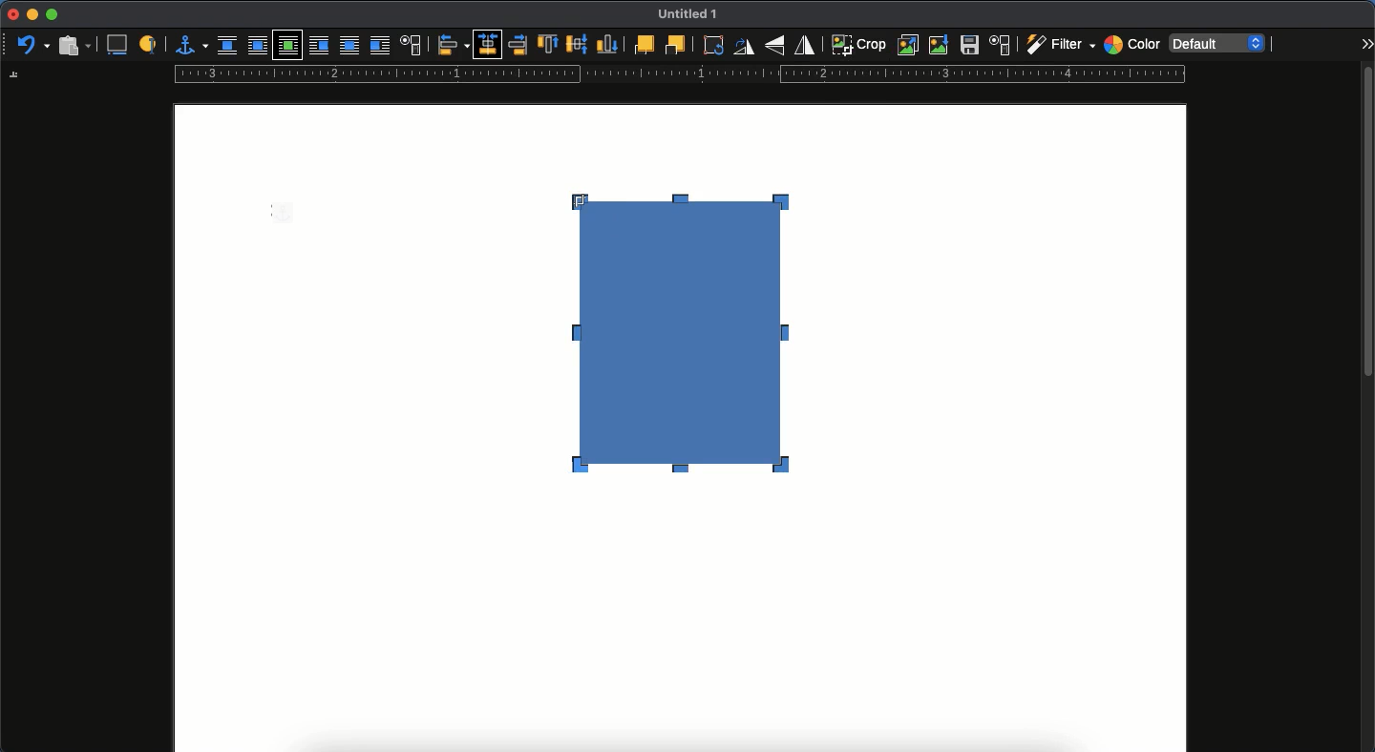 The width and height of the screenshot is (1375, 752). I want to click on after, so click(379, 48).